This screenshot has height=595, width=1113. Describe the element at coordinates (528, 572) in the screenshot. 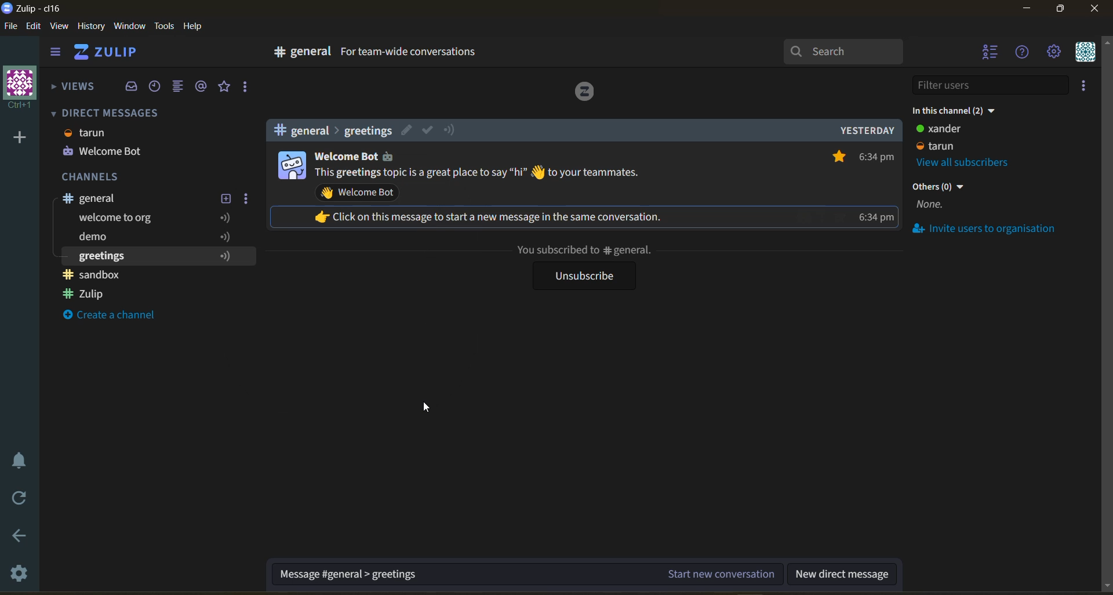

I see `start new conversation` at that location.